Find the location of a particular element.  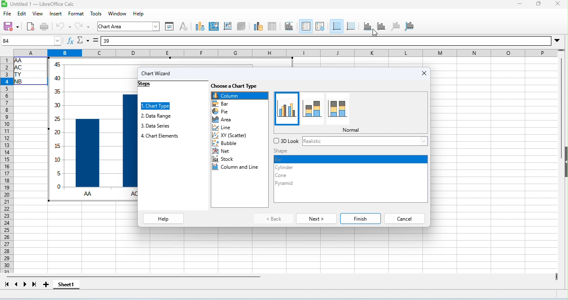

cancel is located at coordinates (405, 219).